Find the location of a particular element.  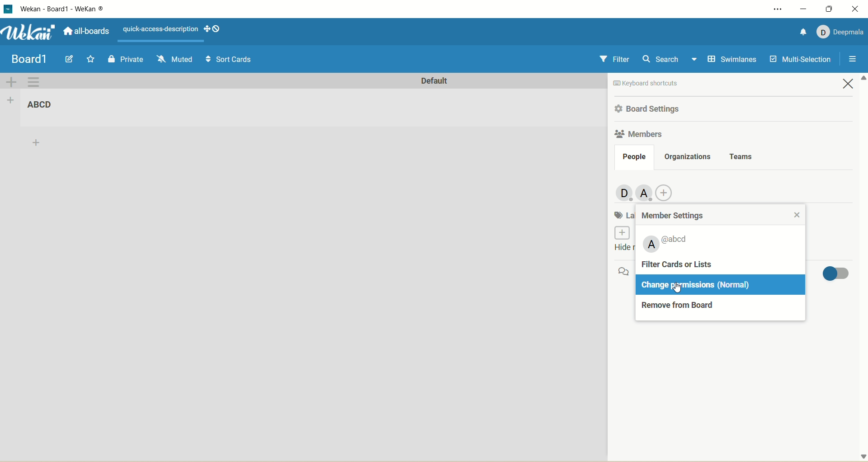

vertical scroll bar is located at coordinates (863, 268).